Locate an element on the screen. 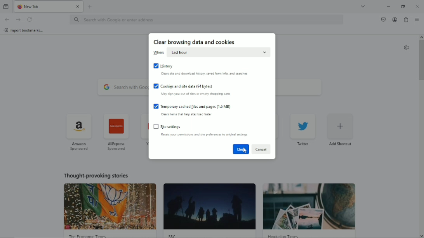 Image resolution: width=424 pixels, height=238 pixels. scroll down is located at coordinates (421, 235).